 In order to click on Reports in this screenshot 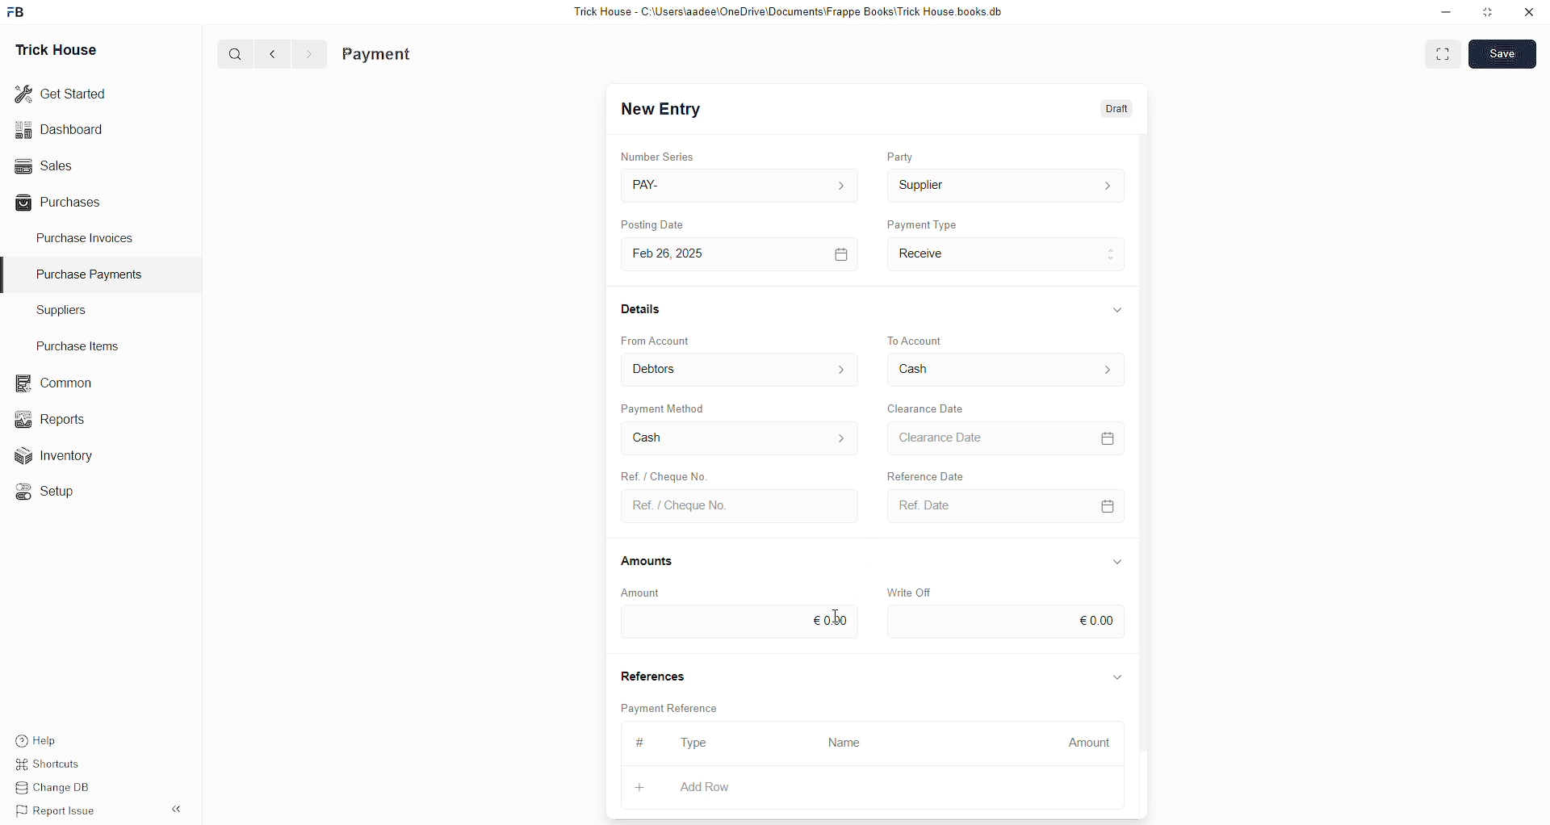, I will do `click(51, 418)`.